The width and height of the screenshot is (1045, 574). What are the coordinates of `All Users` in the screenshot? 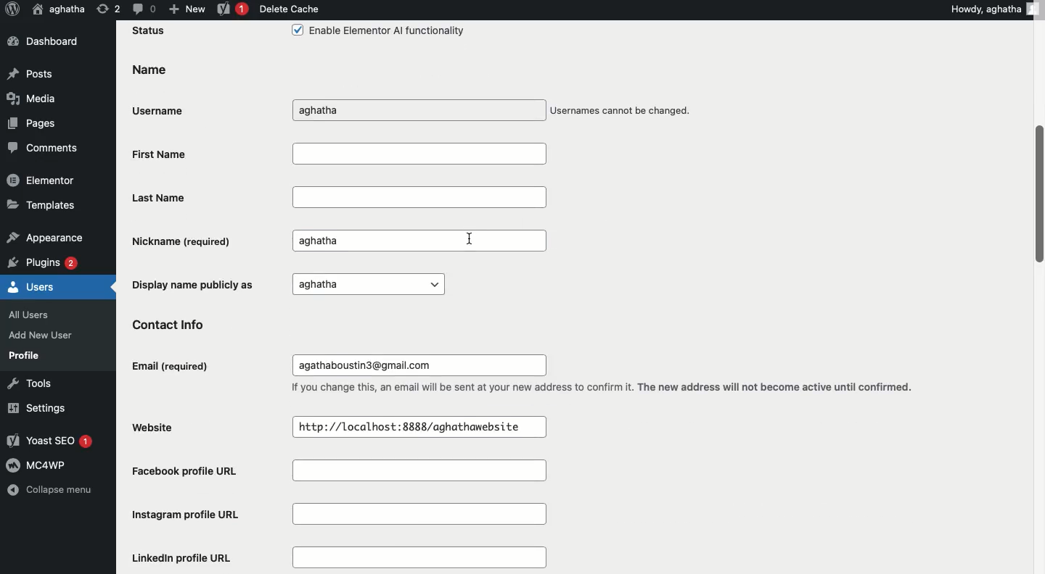 It's located at (36, 313).